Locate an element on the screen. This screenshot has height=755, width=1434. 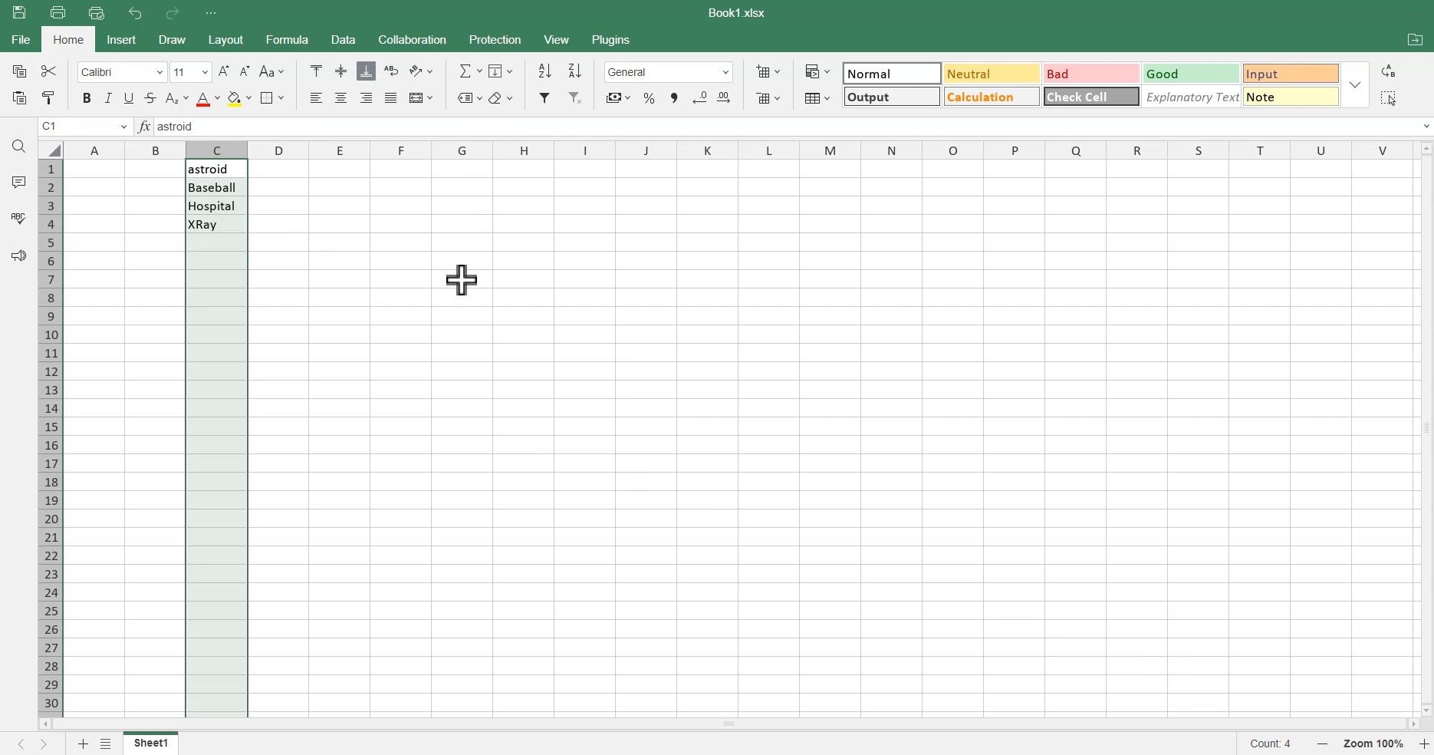
zoom 100% is located at coordinates (1376, 743).